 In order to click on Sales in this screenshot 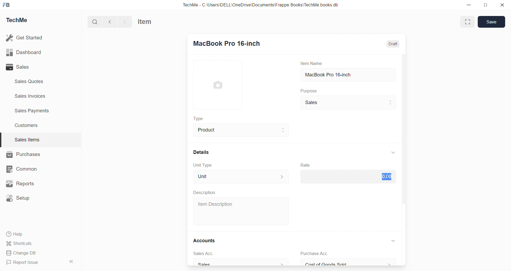, I will do `click(18, 67)`.